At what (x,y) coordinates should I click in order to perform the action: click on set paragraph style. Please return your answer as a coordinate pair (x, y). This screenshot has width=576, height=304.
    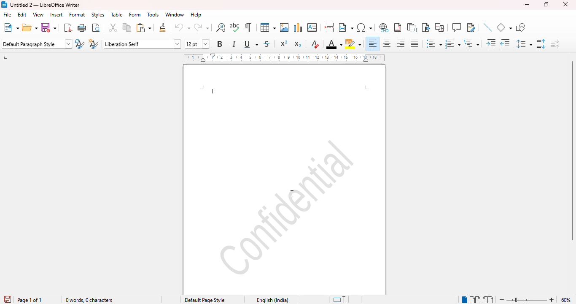
    Looking at the image, I should click on (37, 44).